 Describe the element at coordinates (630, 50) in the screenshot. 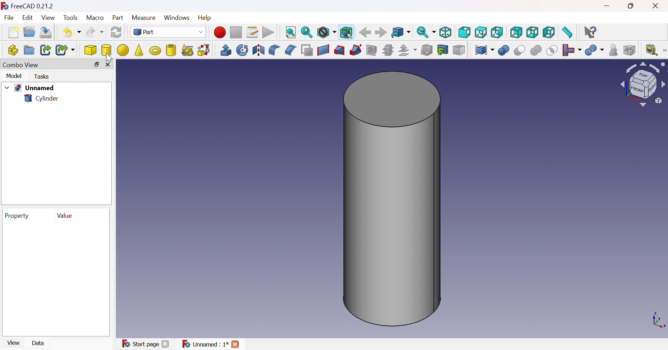

I see `Defeaturing` at that location.